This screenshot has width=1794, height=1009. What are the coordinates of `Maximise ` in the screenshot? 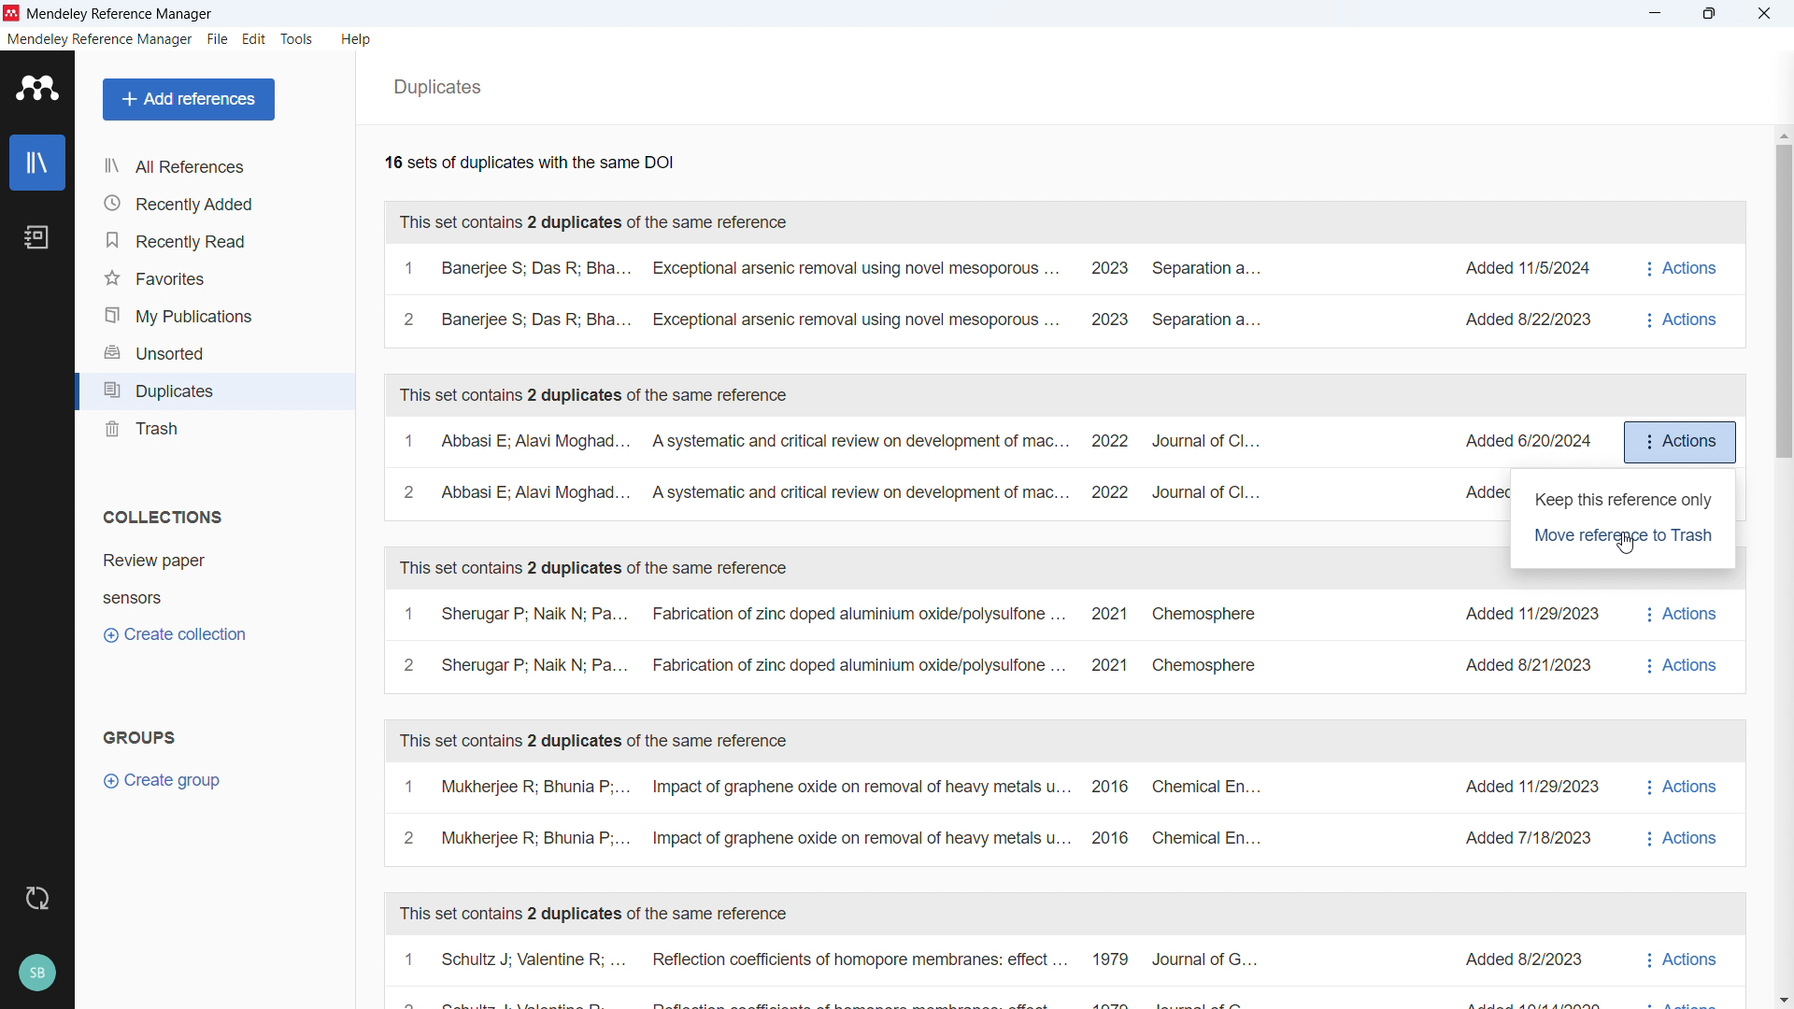 It's located at (1708, 14).